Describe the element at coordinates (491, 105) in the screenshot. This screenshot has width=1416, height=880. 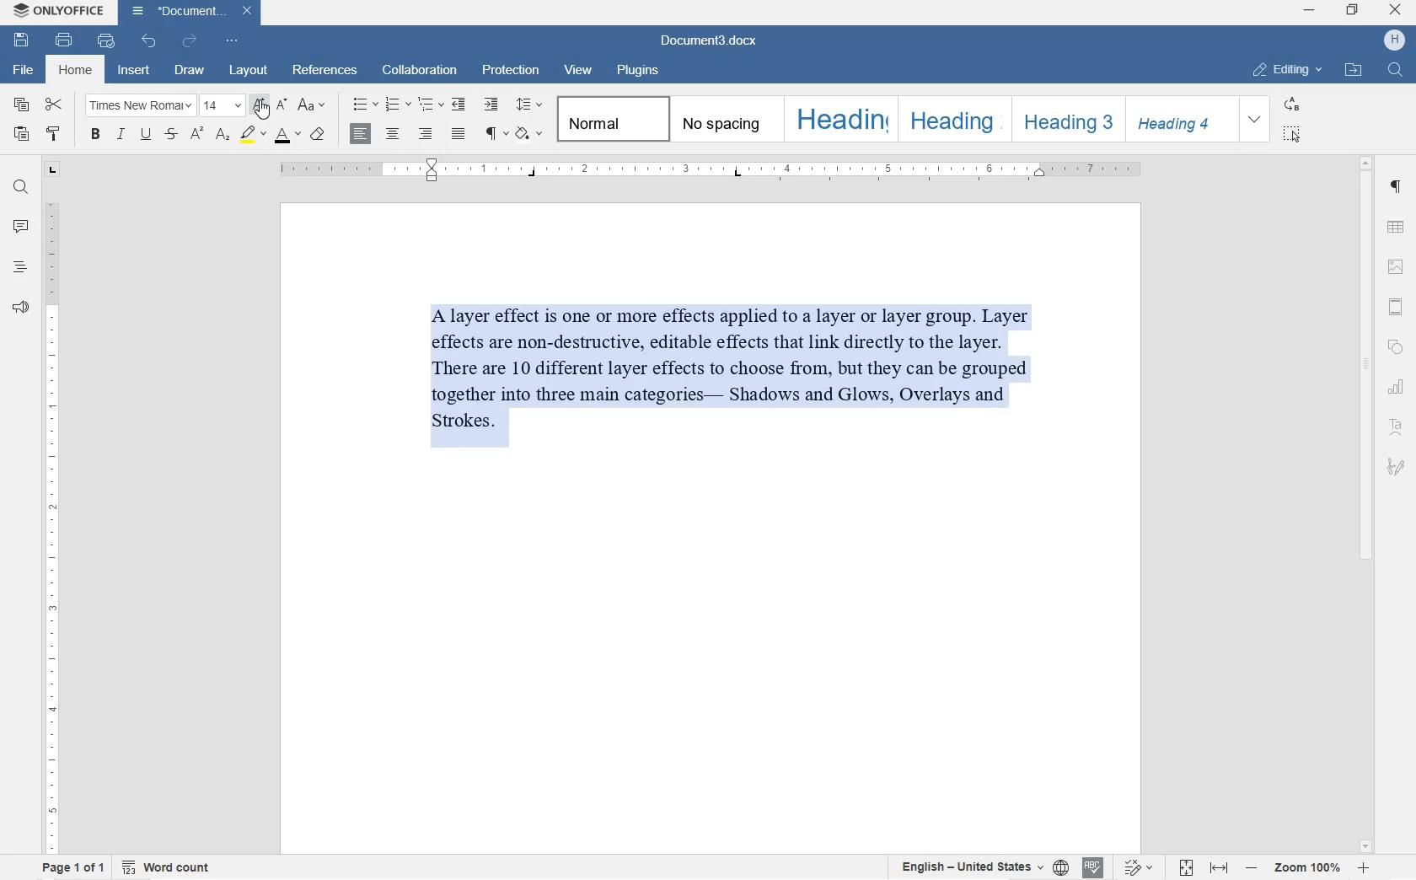
I see `INCREASE INDENT` at that location.